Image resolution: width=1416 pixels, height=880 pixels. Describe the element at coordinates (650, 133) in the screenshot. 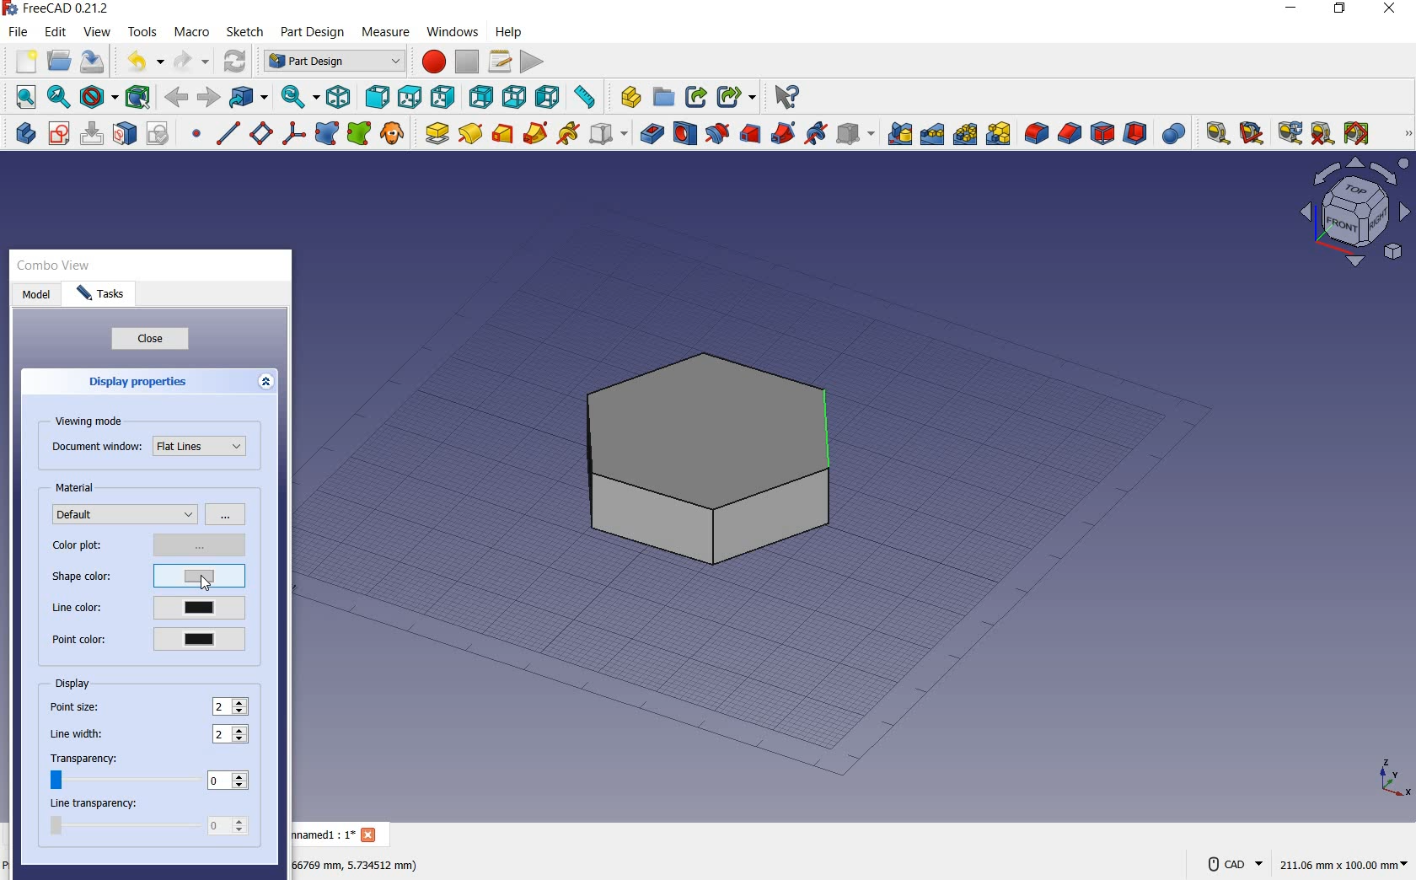

I see `pocket` at that location.